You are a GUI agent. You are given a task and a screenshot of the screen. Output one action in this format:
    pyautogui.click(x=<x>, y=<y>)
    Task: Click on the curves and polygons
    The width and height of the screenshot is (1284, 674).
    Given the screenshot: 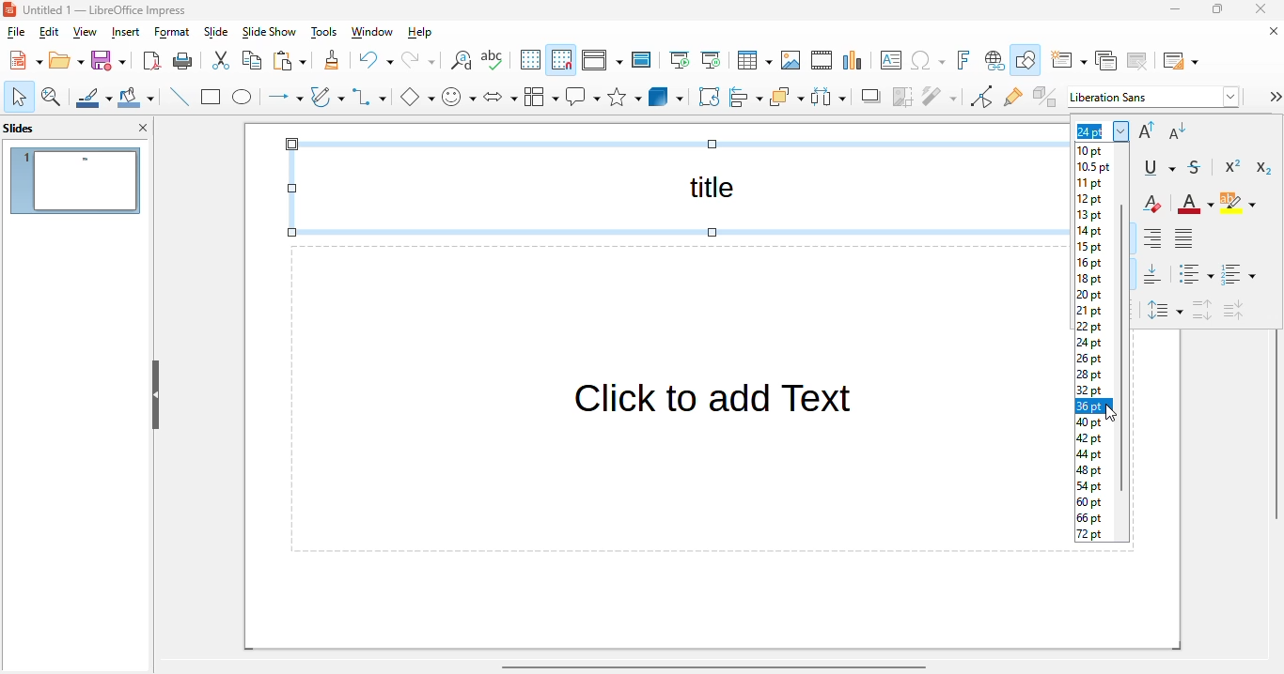 What is the action you would take?
    pyautogui.click(x=327, y=97)
    